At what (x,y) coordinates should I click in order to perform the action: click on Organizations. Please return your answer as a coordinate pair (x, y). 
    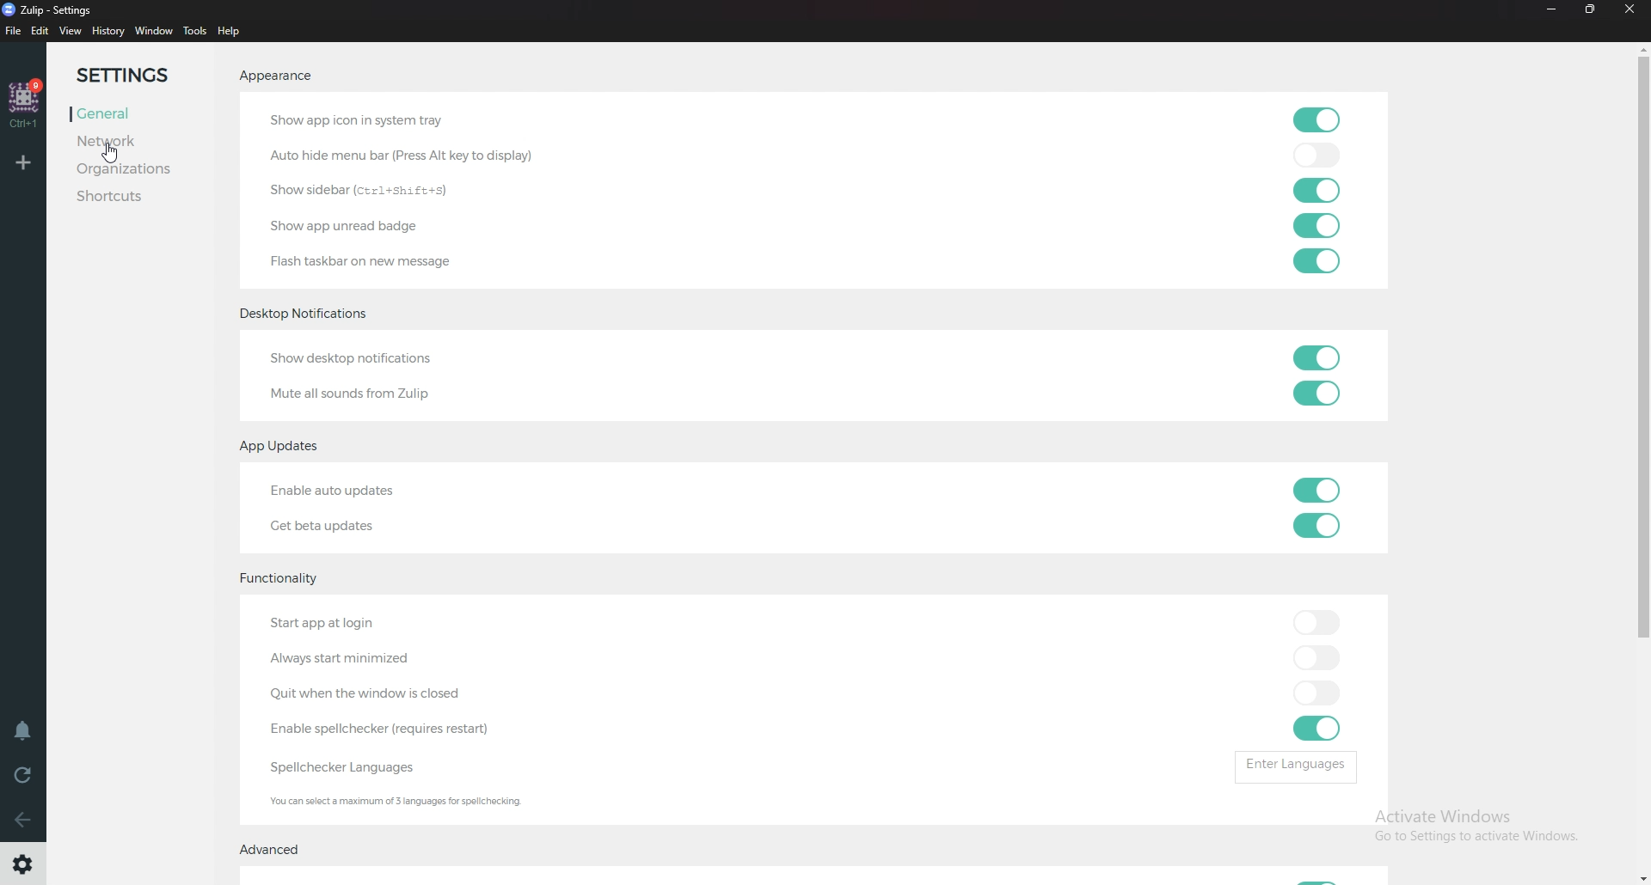
    Looking at the image, I should click on (146, 170).